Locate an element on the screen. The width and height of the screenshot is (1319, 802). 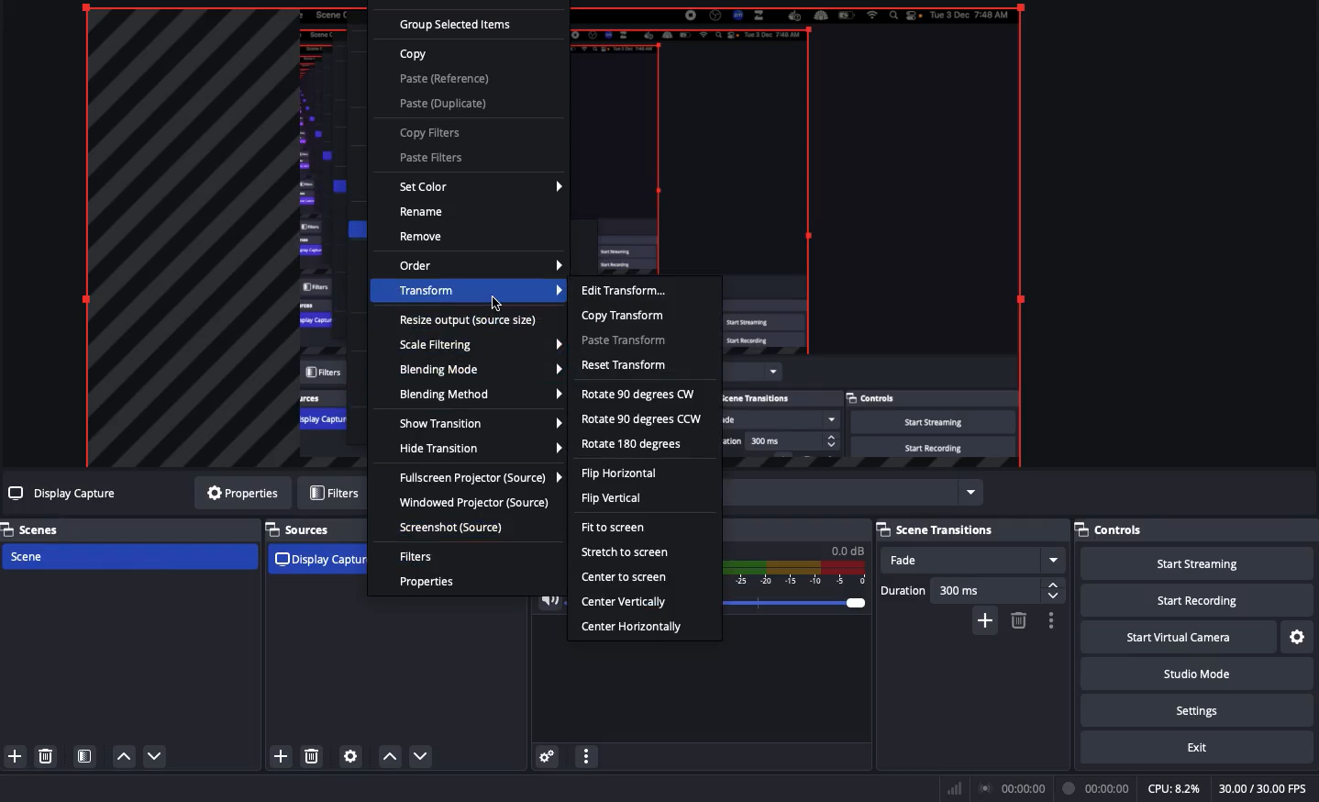
Settings is located at coordinates (1195, 710).